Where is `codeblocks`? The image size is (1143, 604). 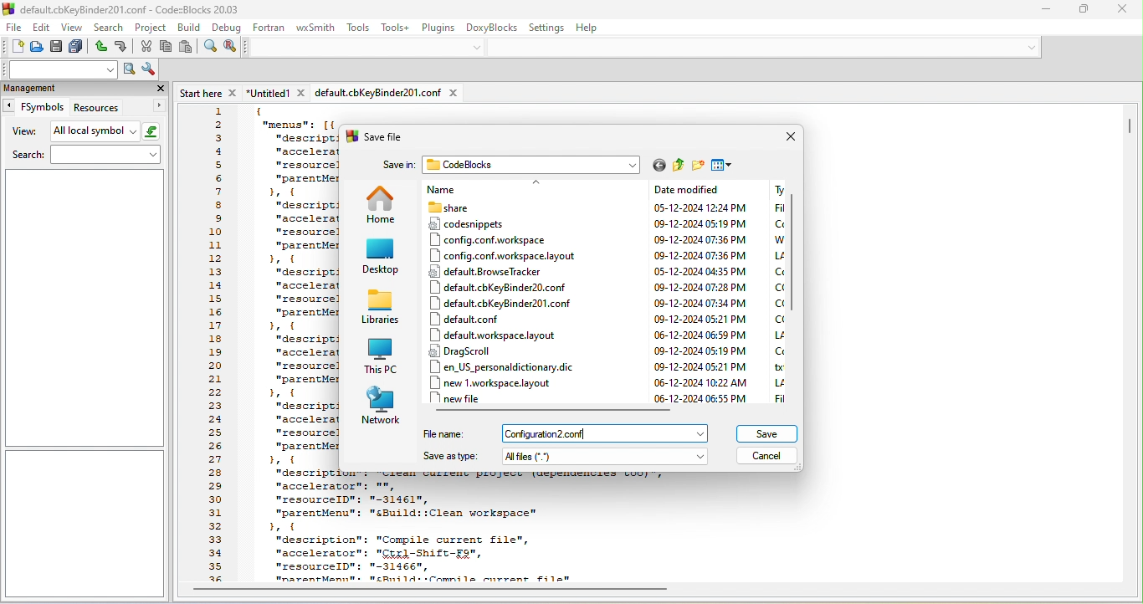 codeblocks is located at coordinates (533, 165).